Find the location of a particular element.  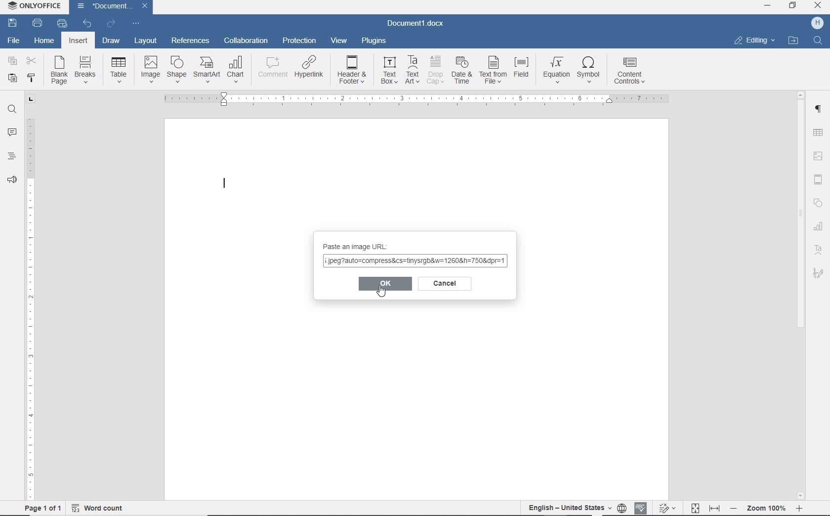

ruler is located at coordinates (415, 100).